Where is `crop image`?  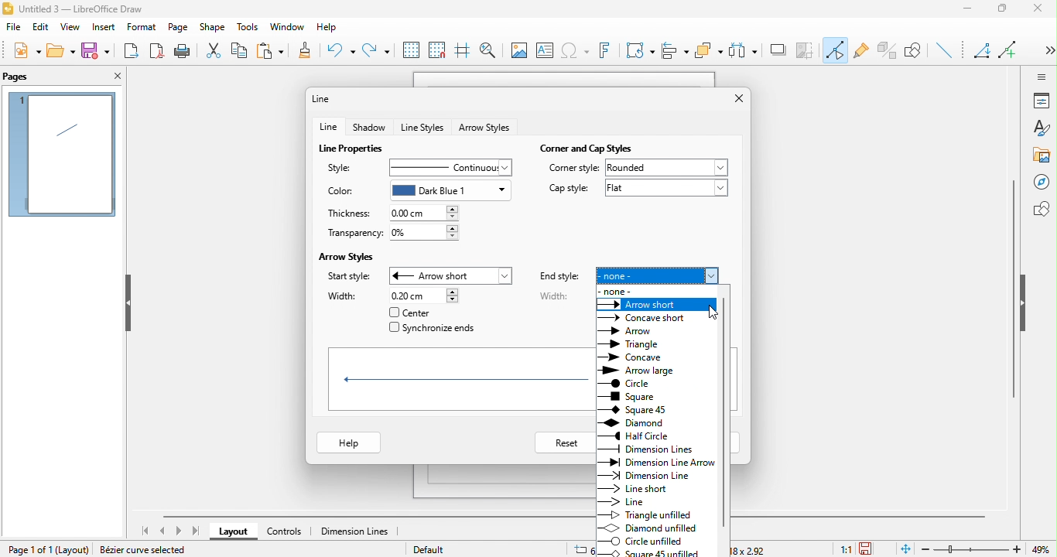
crop image is located at coordinates (807, 49).